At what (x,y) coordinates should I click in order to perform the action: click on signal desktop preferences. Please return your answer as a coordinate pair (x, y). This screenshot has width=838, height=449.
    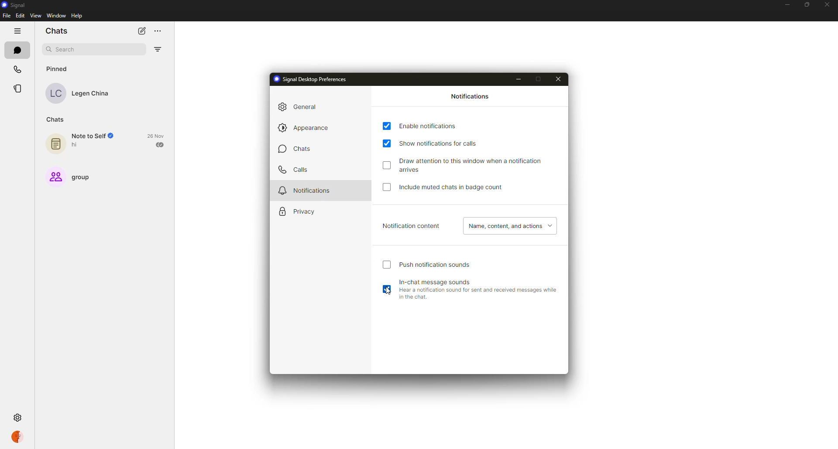
    Looking at the image, I should click on (313, 78).